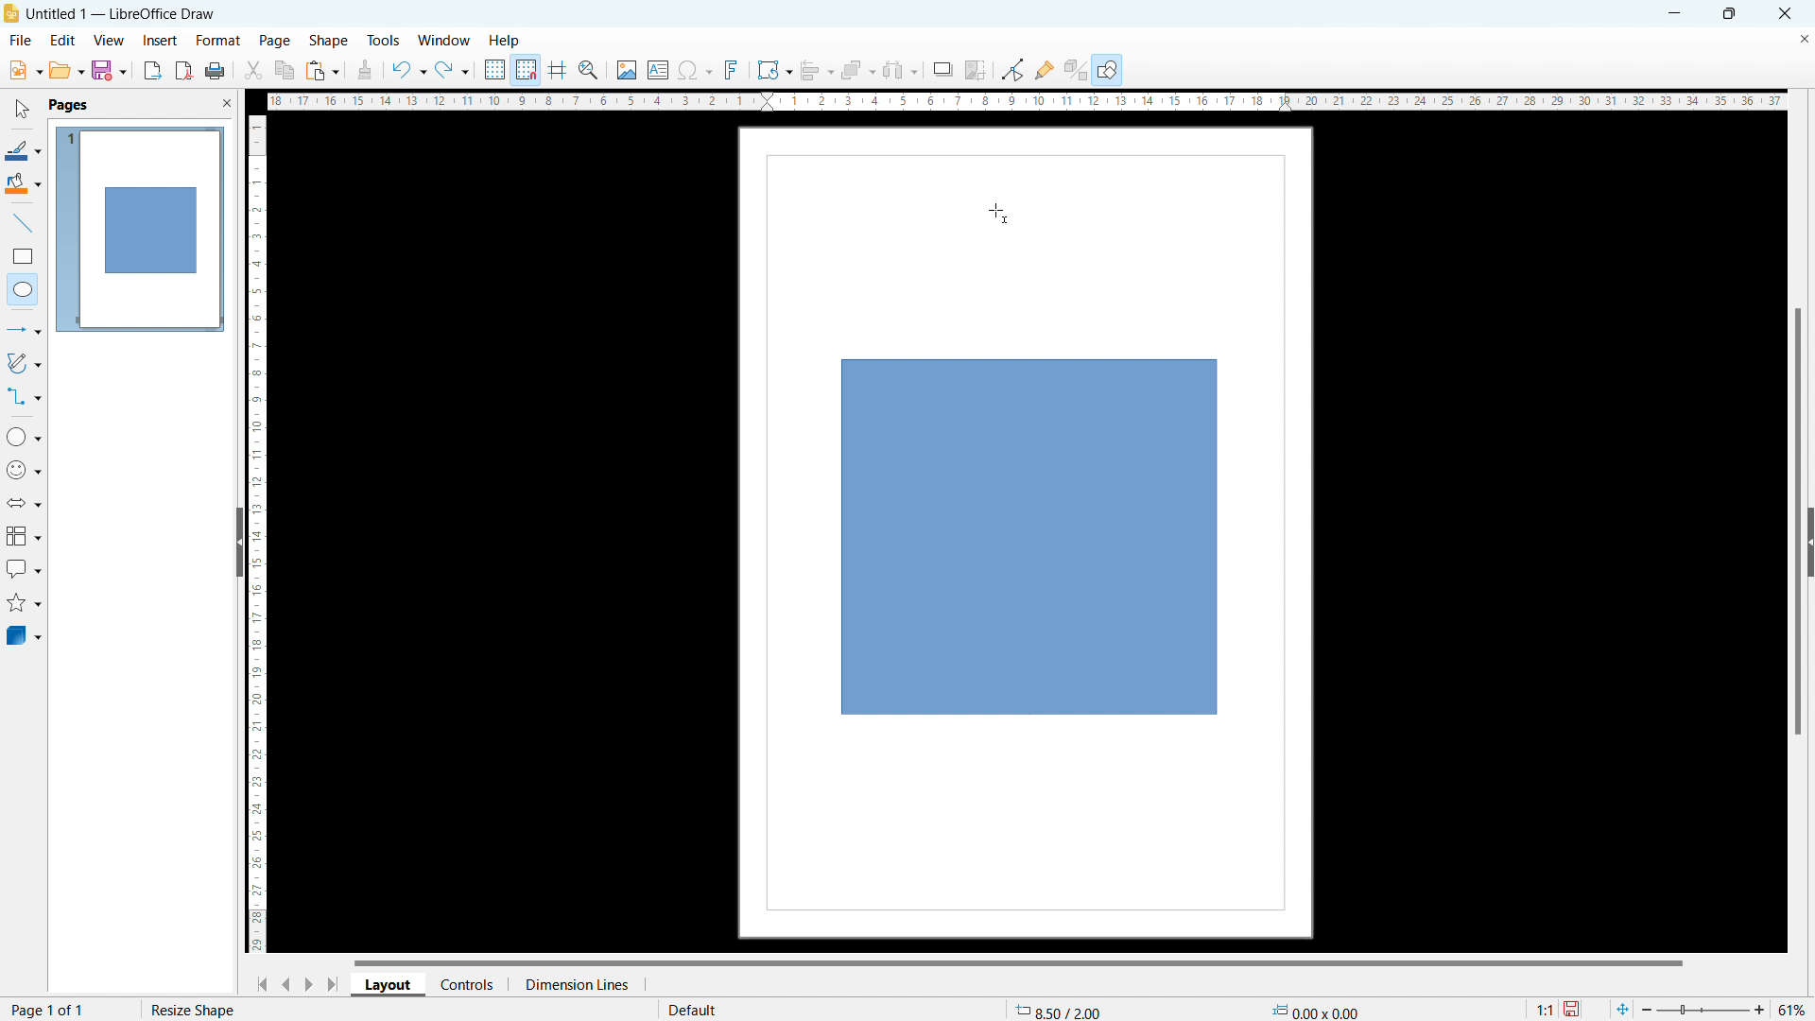 This screenshot has width=1815, height=1021. What do you see at coordinates (1027, 100) in the screenshot?
I see `horizontal ruler` at bounding box center [1027, 100].